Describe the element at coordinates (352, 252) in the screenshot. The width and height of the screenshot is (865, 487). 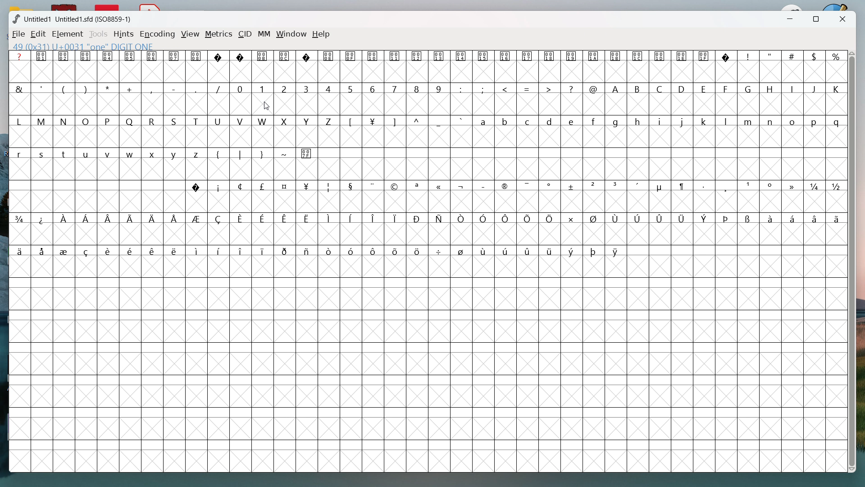
I see `symbol` at that location.